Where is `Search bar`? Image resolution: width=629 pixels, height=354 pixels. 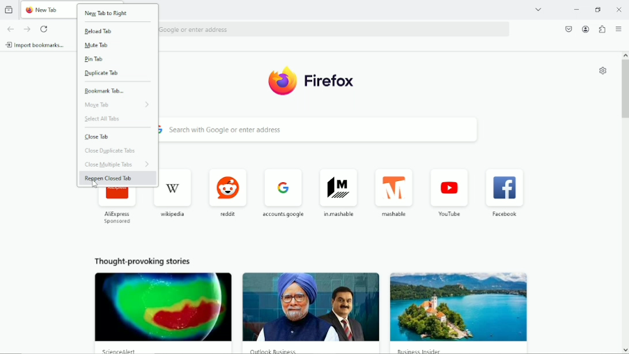
Search bar is located at coordinates (334, 29).